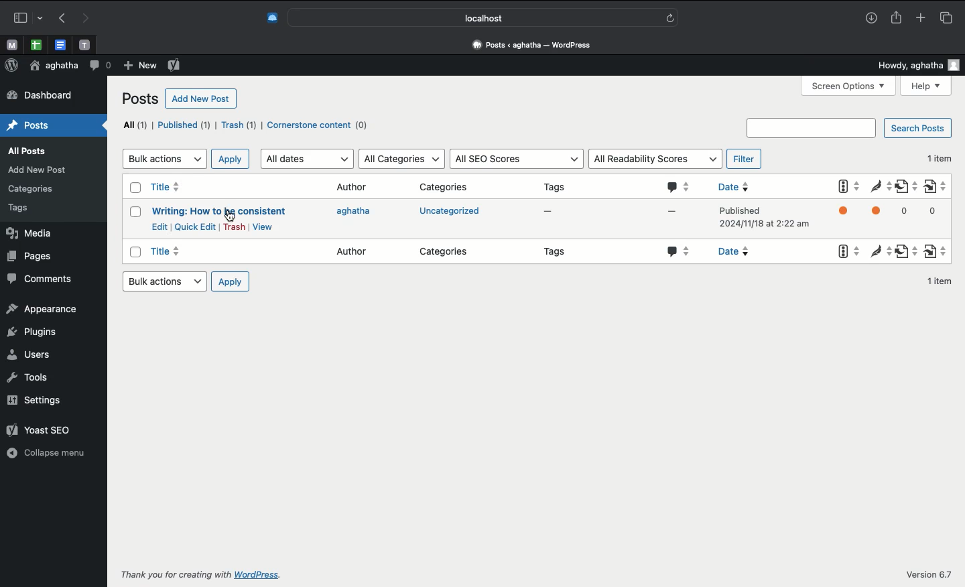 The height and width of the screenshot is (587, 965). I want to click on Author, so click(353, 253).